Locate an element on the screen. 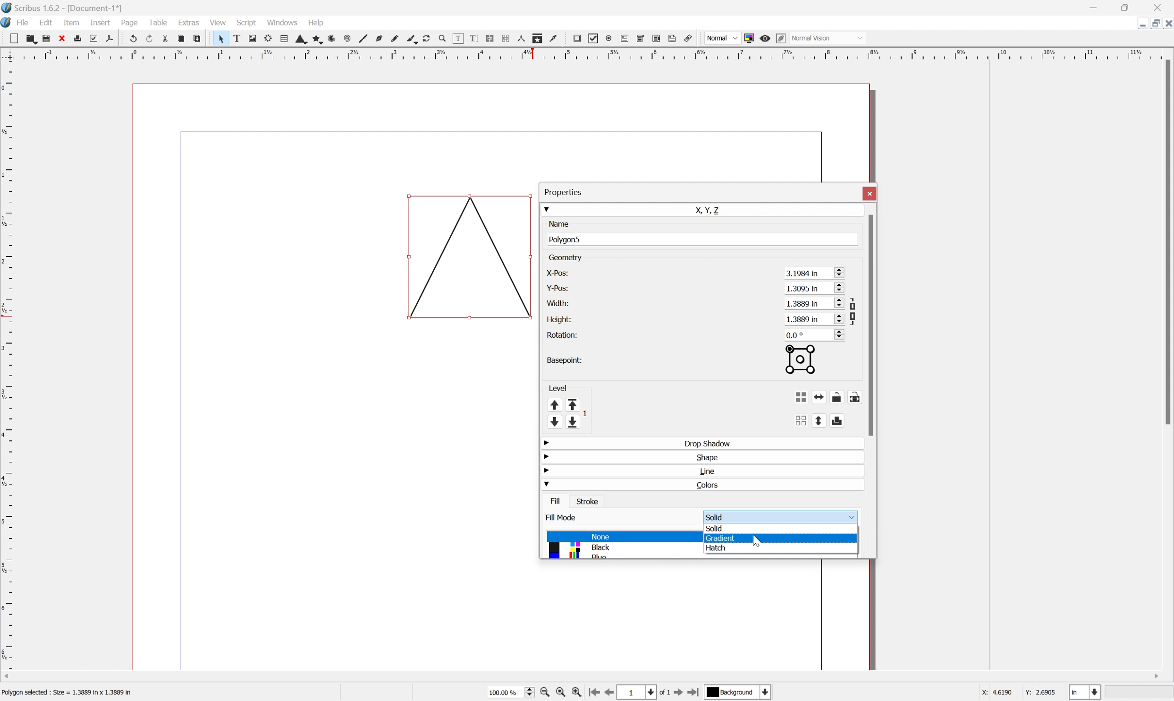 This screenshot has height=701, width=1174. Solid is located at coordinates (716, 528).